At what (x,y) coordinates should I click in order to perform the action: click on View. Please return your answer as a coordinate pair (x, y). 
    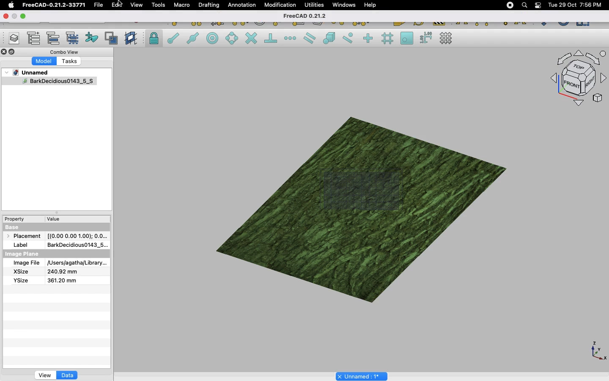
    Looking at the image, I should click on (137, 4).